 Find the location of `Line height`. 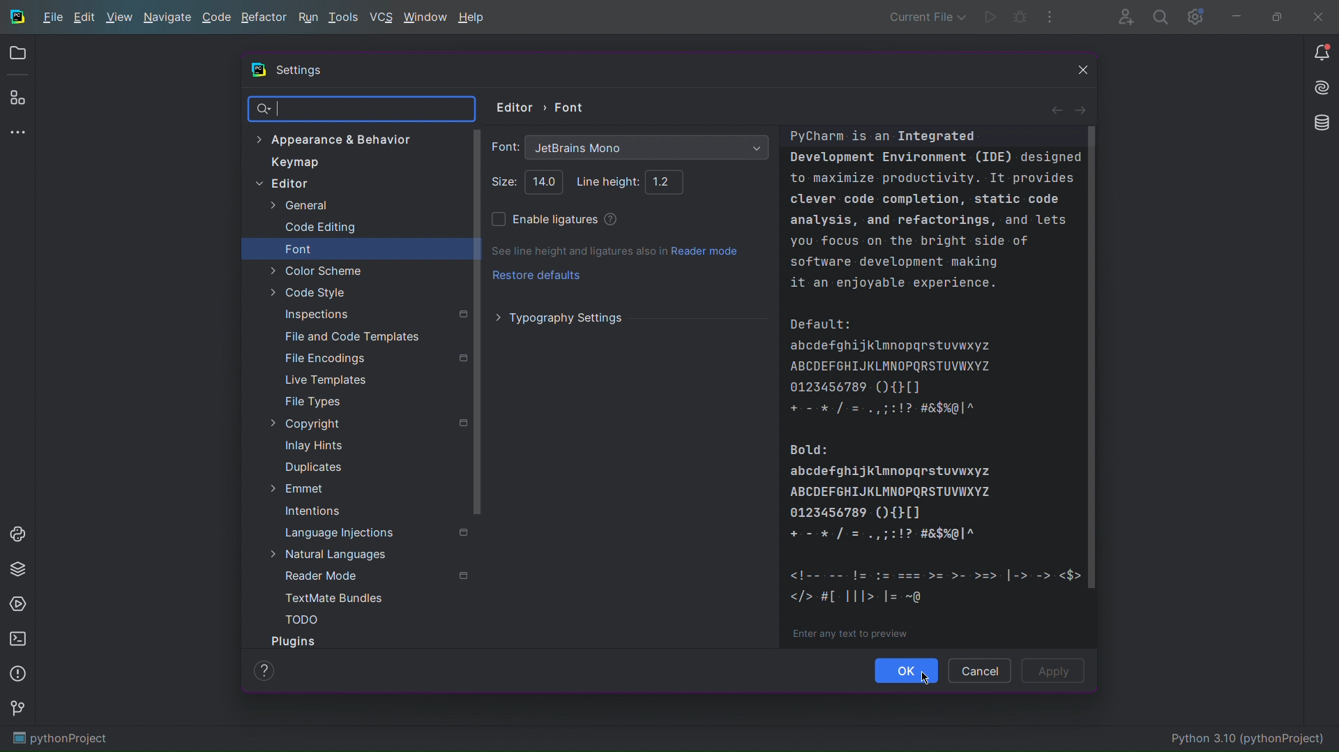

Line height is located at coordinates (606, 181).